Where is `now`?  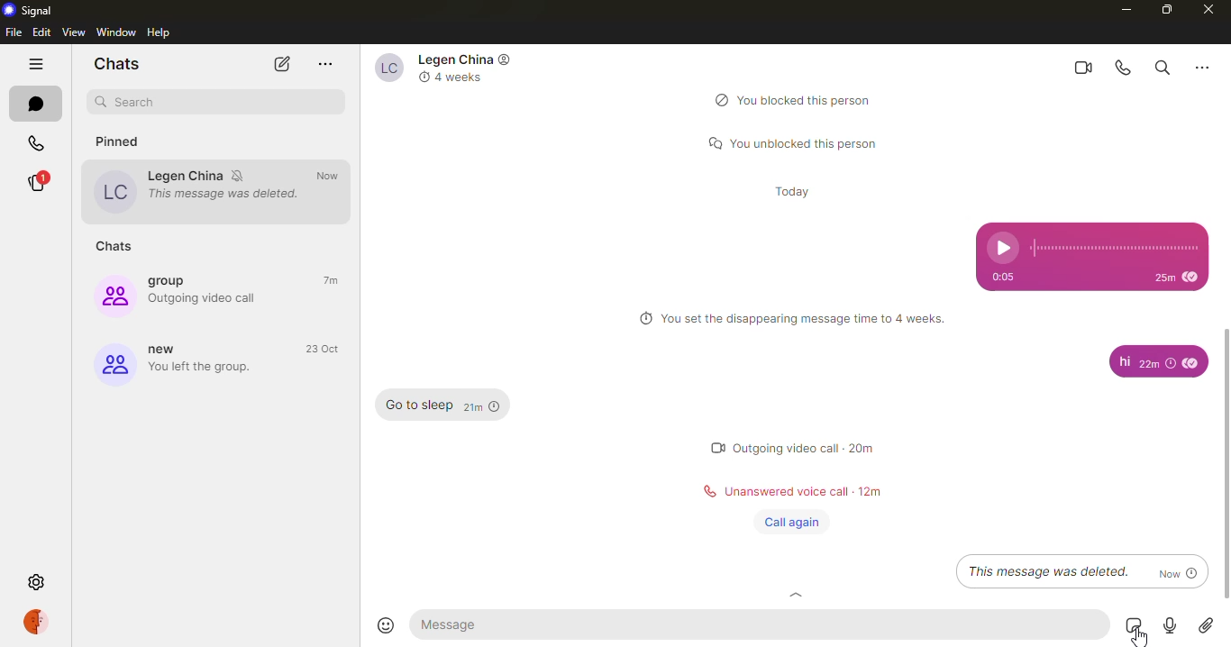
now is located at coordinates (333, 176).